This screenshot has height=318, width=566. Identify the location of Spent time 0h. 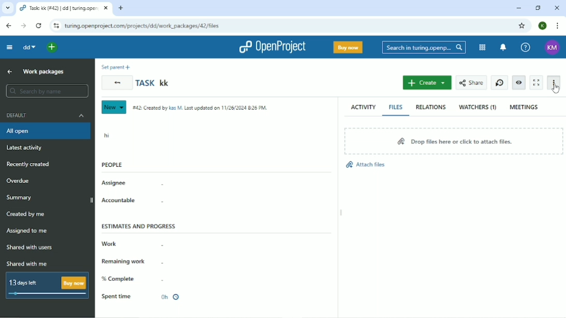
(142, 297).